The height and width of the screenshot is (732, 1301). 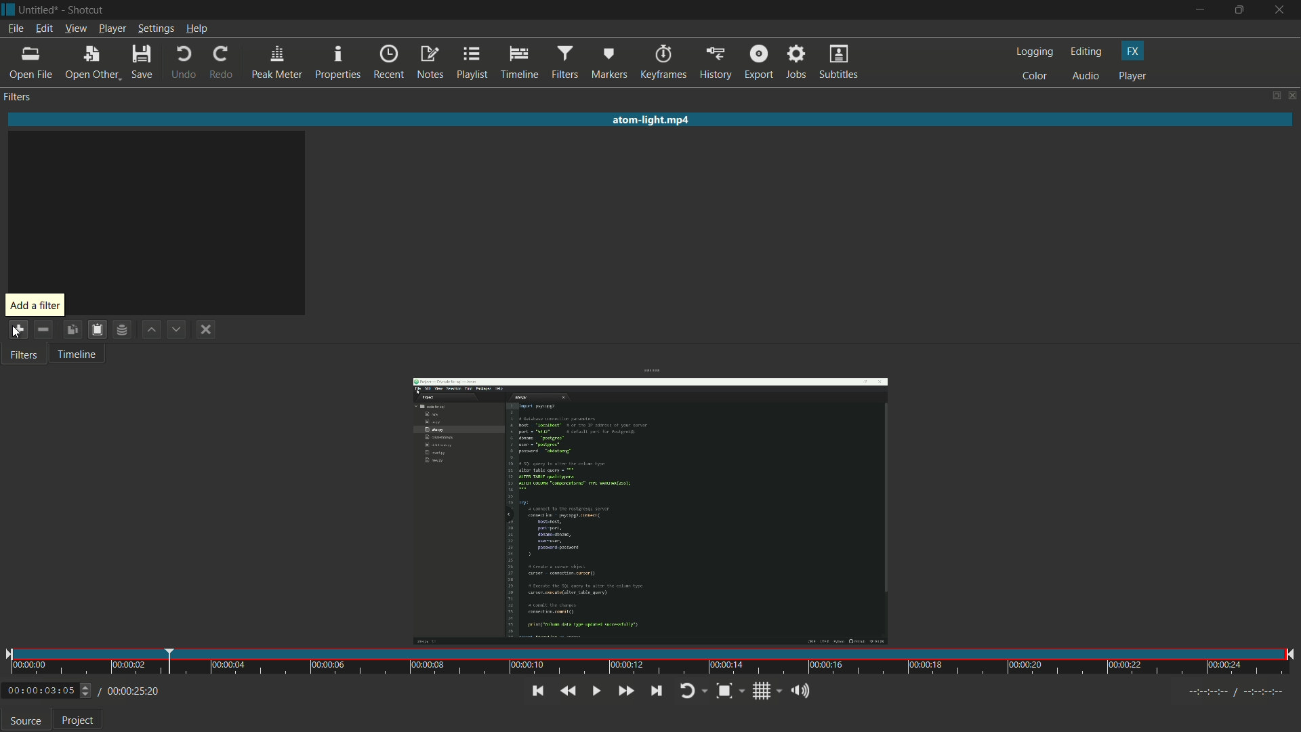 What do you see at coordinates (79, 723) in the screenshot?
I see `project` at bounding box center [79, 723].